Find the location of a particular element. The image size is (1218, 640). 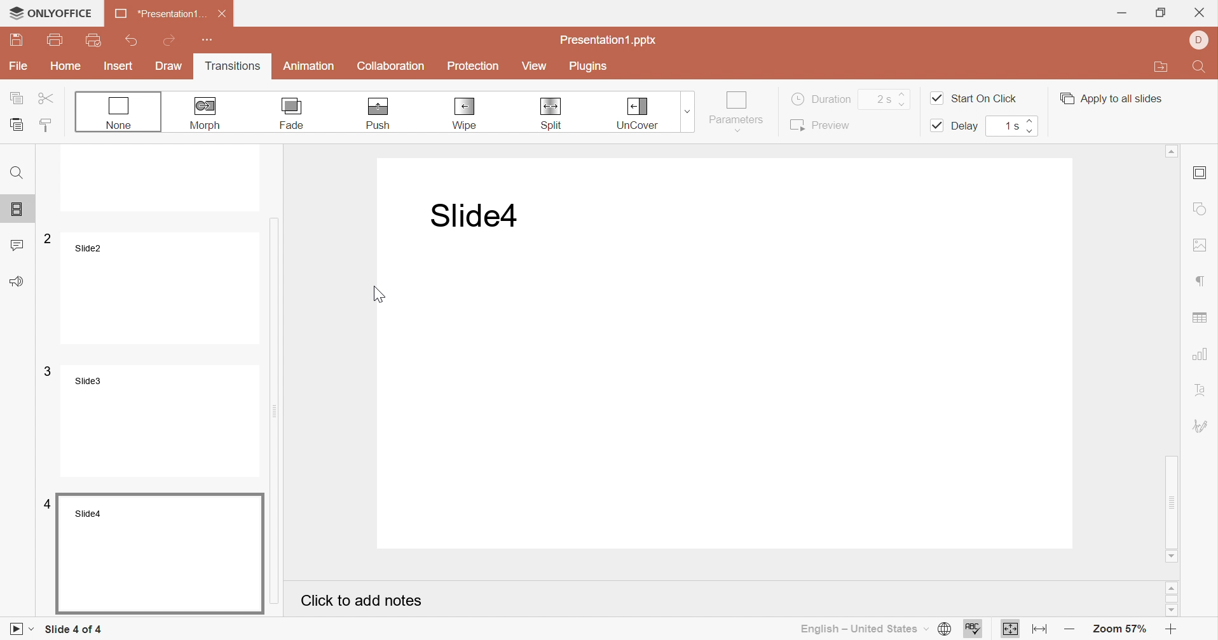

2s is located at coordinates (891, 98).